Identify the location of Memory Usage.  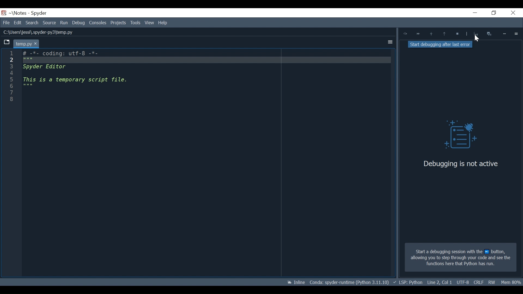
(512, 281).